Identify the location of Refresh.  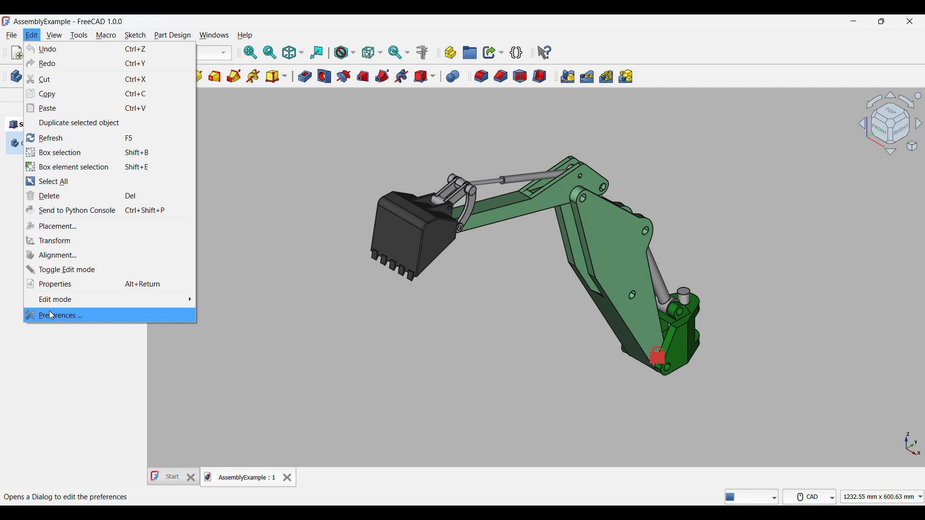
(110, 138).